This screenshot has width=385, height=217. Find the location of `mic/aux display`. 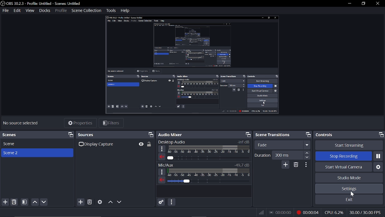

mic/aux display is located at coordinates (209, 171).